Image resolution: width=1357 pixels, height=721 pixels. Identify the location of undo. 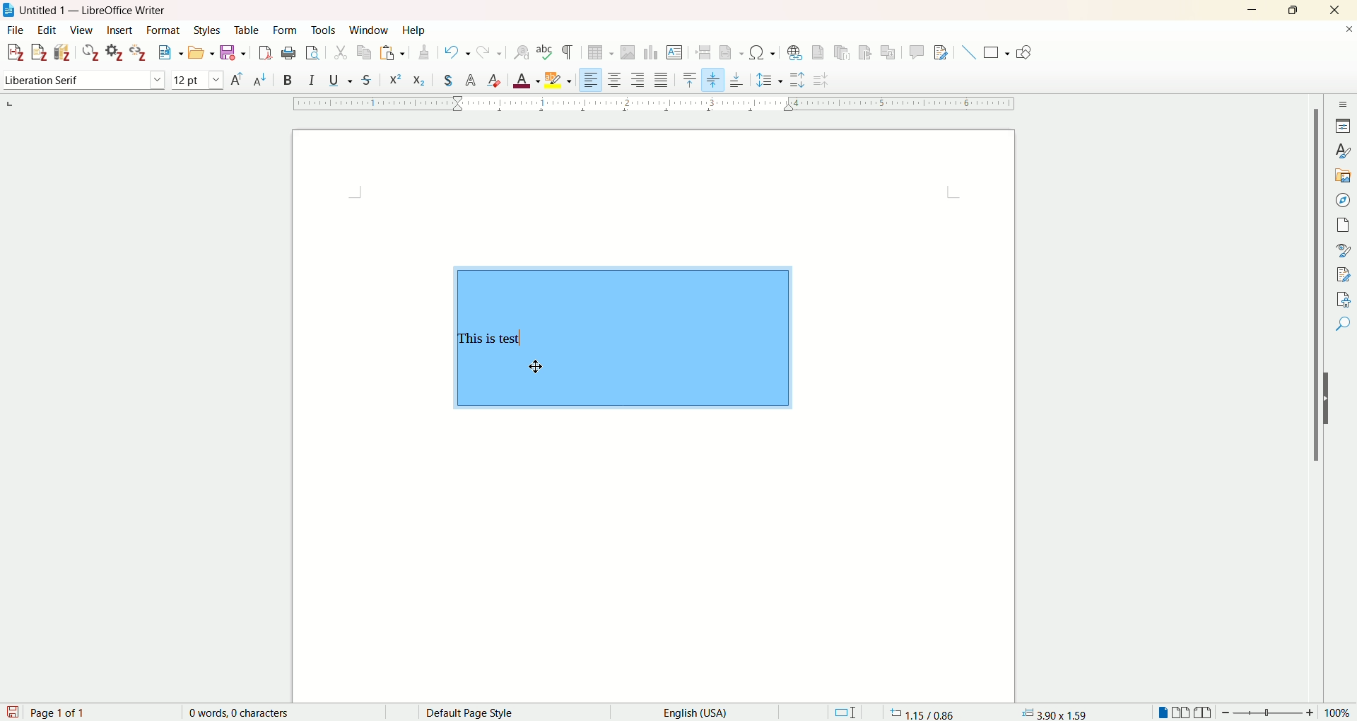
(455, 51).